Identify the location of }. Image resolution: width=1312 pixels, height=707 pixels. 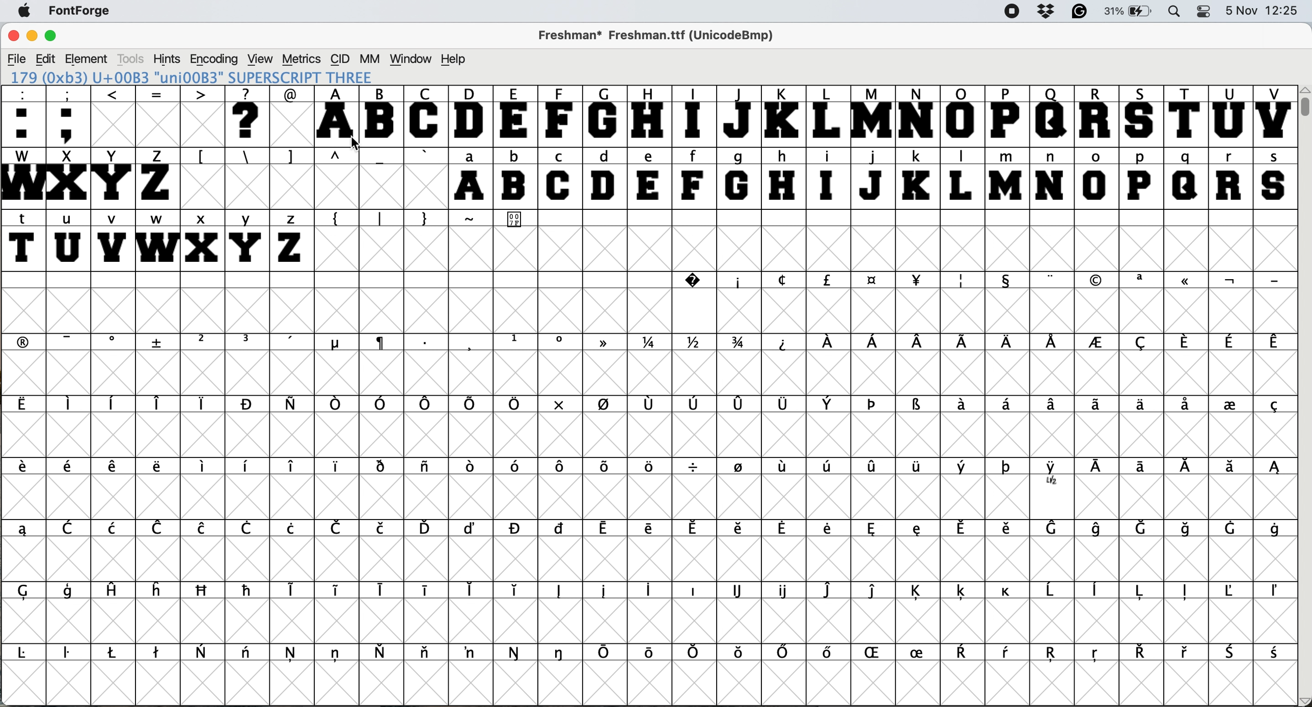
(425, 217).